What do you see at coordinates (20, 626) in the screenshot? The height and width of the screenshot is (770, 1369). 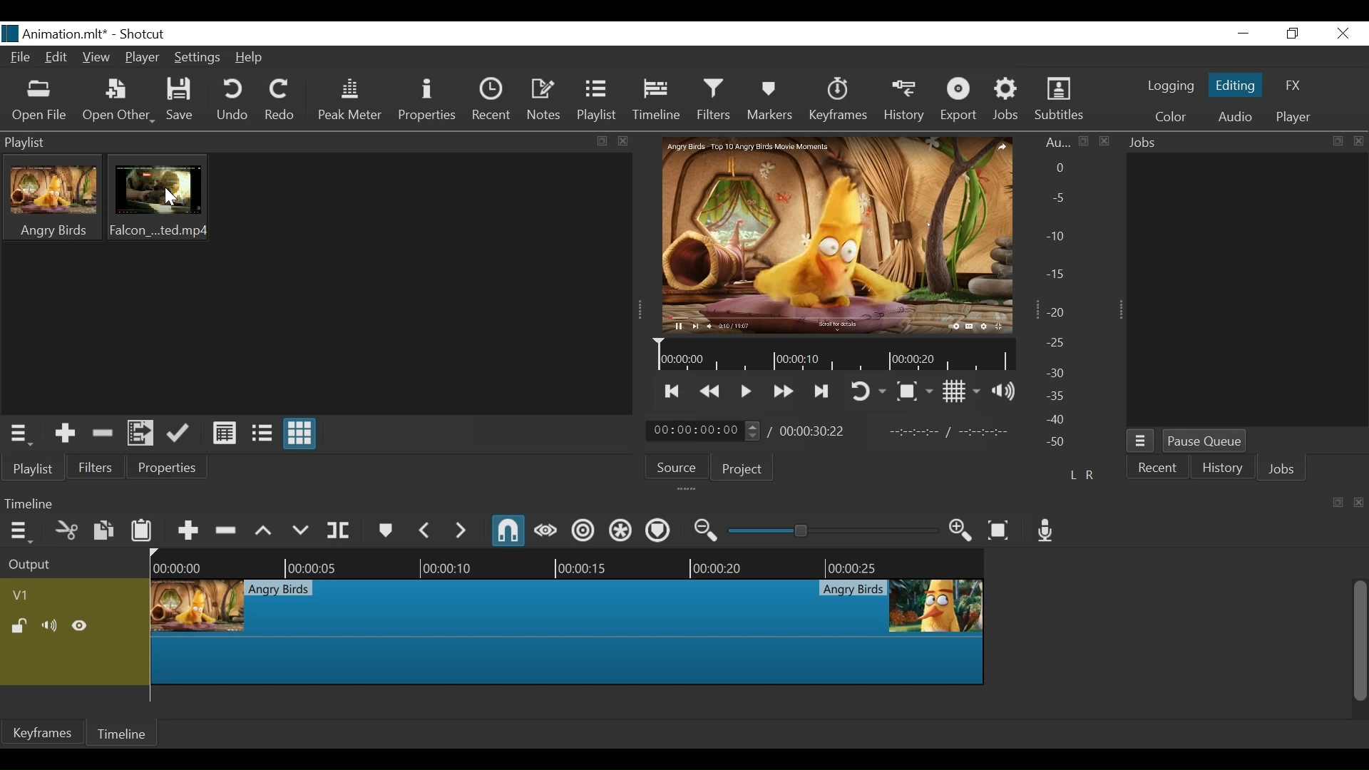 I see `(un)lock track` at bounding box center [20, 626].